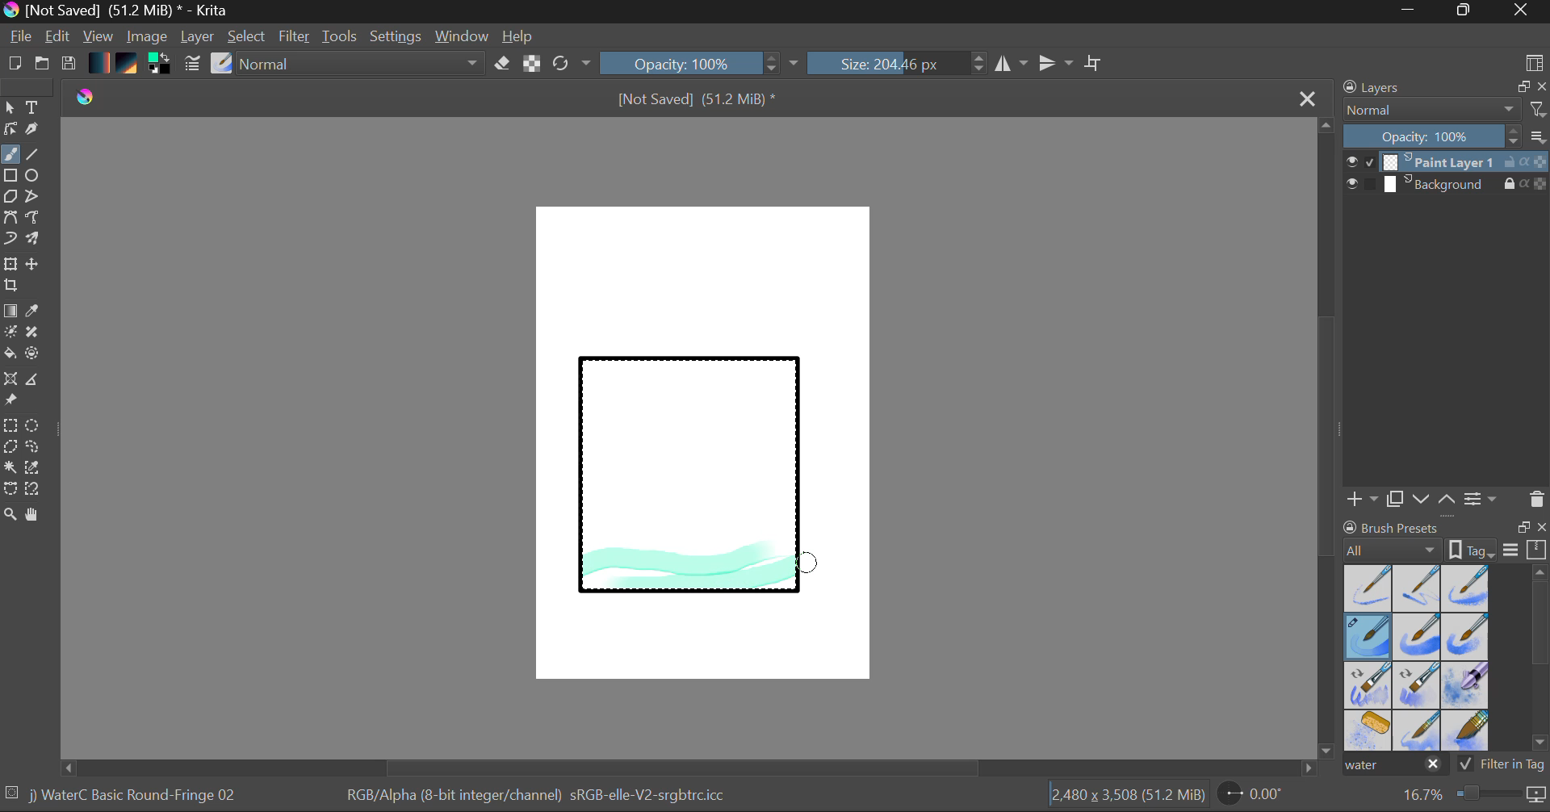 The height and width of the screenshot is (812, 1550). Describe the element at coordinates (341, 37) in the screenshot. I see `Tools` at that location.